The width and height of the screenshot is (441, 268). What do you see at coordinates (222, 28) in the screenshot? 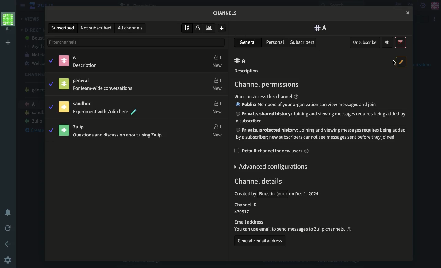
I see `Add` at bounding box center [222, 28].